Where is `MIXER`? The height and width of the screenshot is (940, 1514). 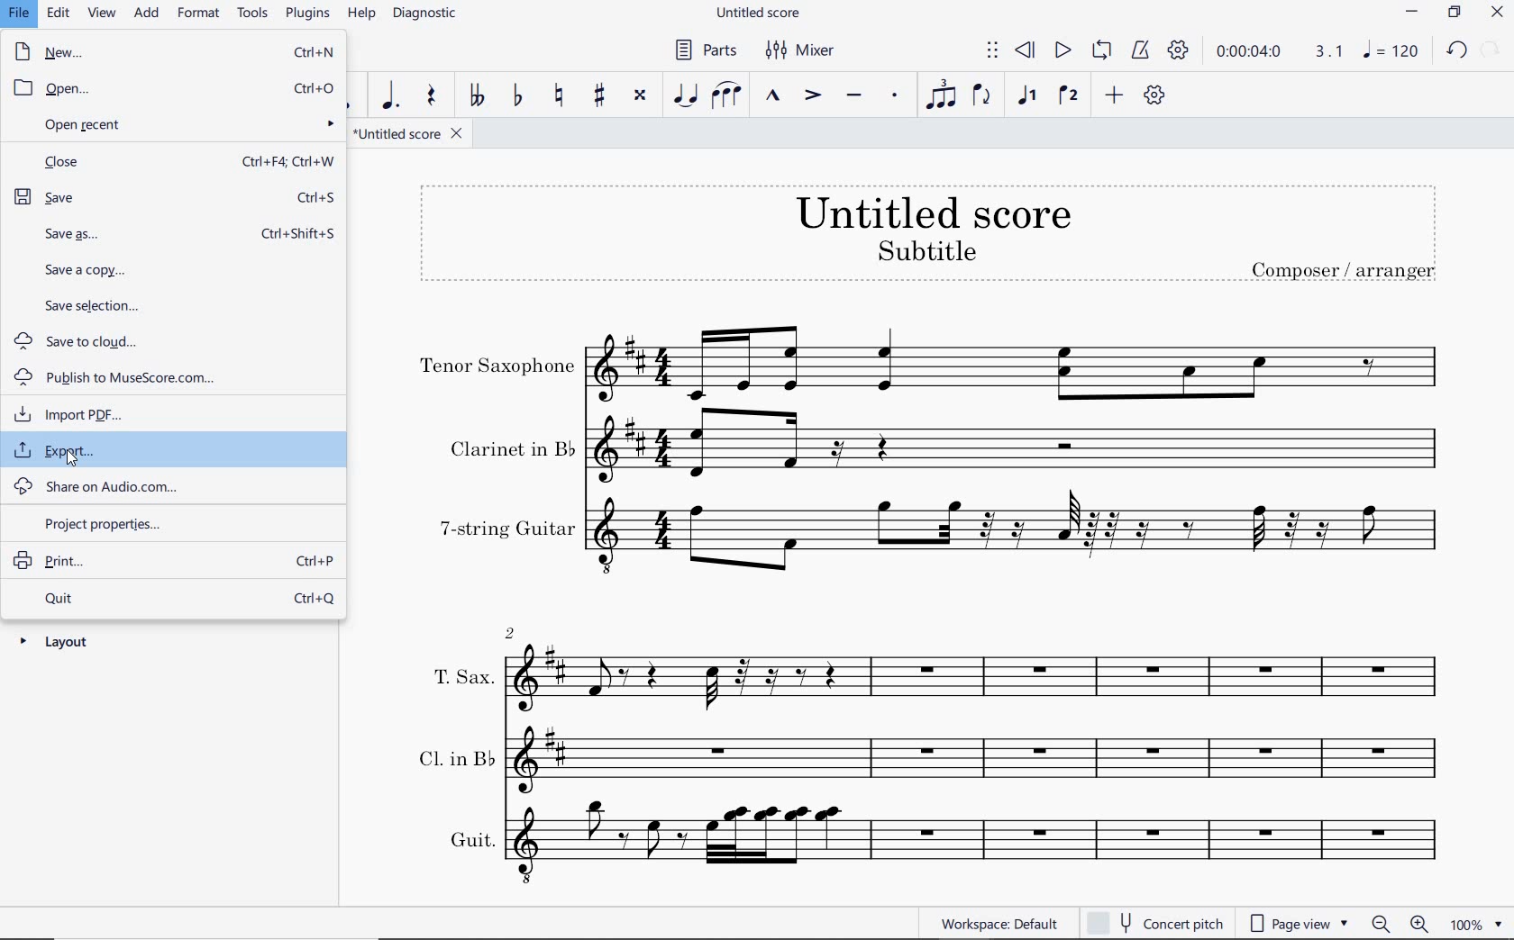 MIXER is located at coordinates (807, 51).